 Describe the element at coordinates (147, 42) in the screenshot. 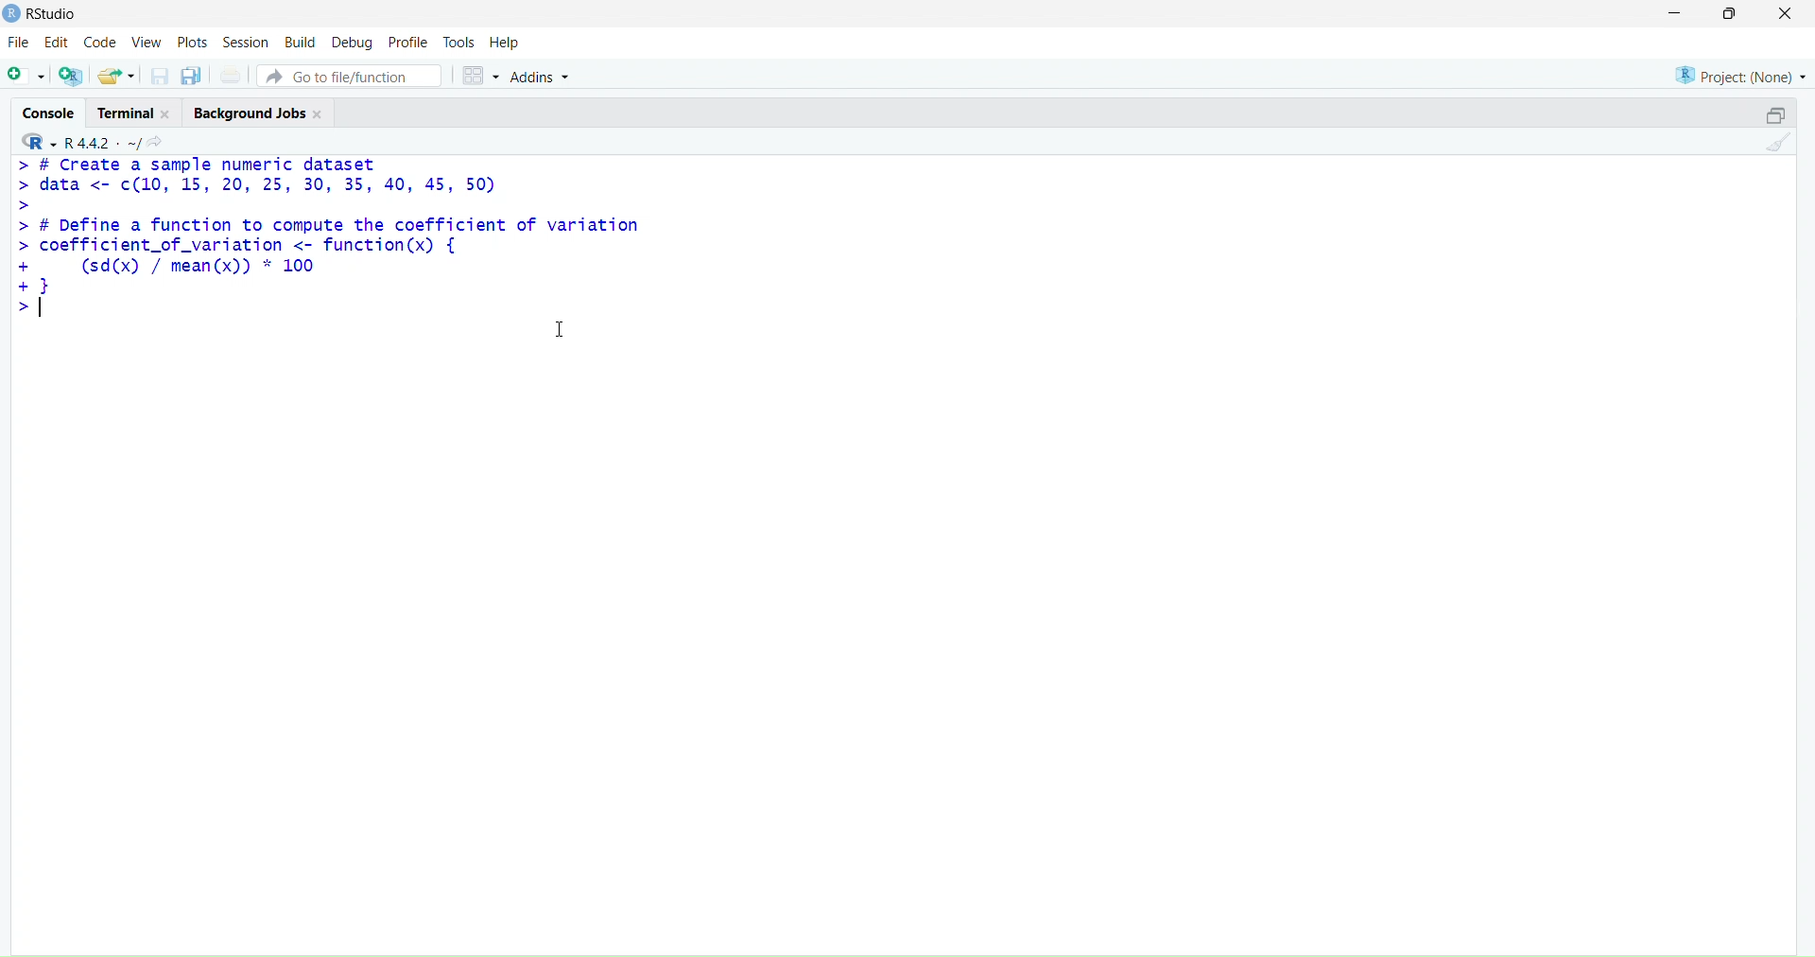

I see `view` at that location.